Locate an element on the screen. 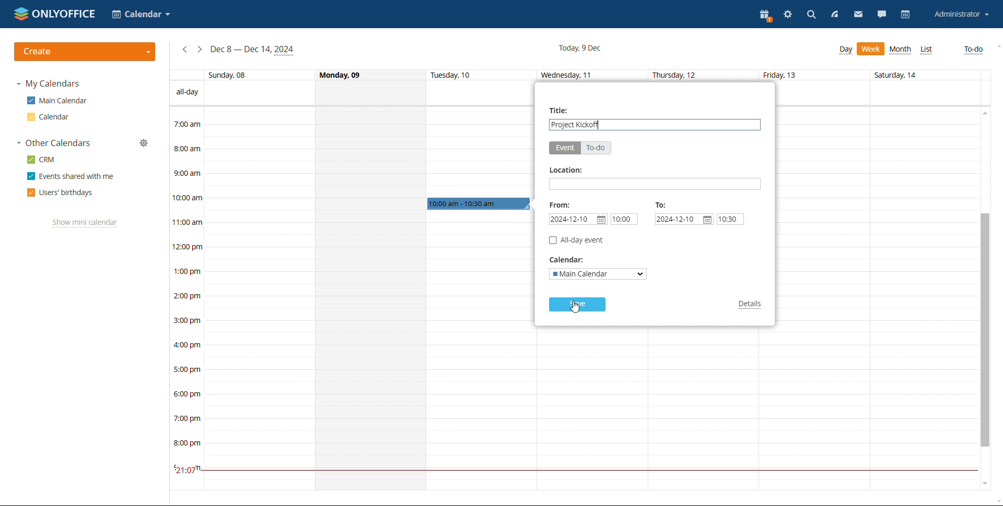  settings is located at coordinates (787, 16).